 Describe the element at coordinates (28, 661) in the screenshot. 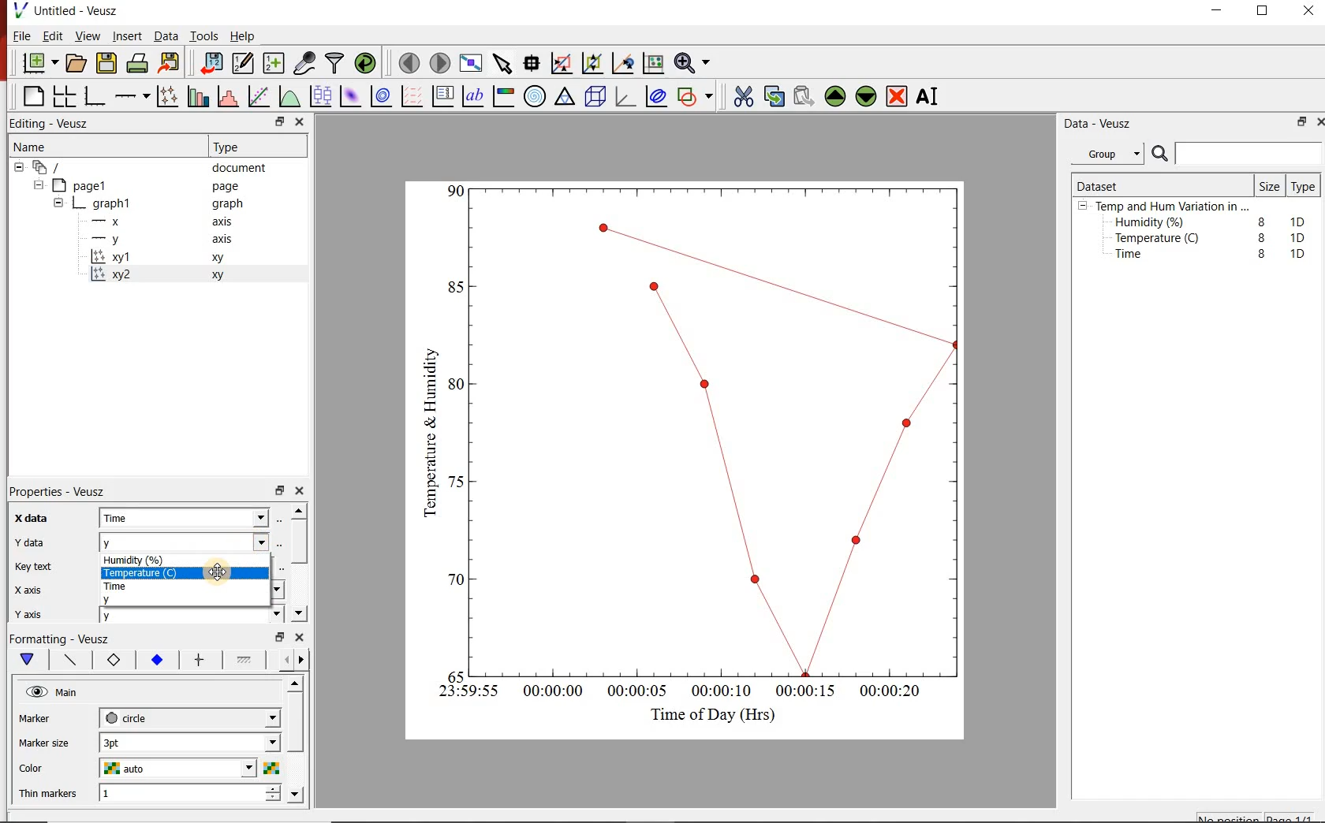

I see `main formatting` at that location.